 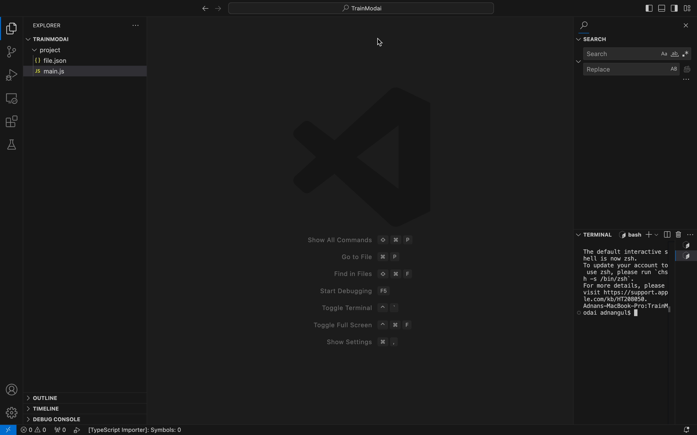 I want to click on terminal, so click(x=619, y=289).